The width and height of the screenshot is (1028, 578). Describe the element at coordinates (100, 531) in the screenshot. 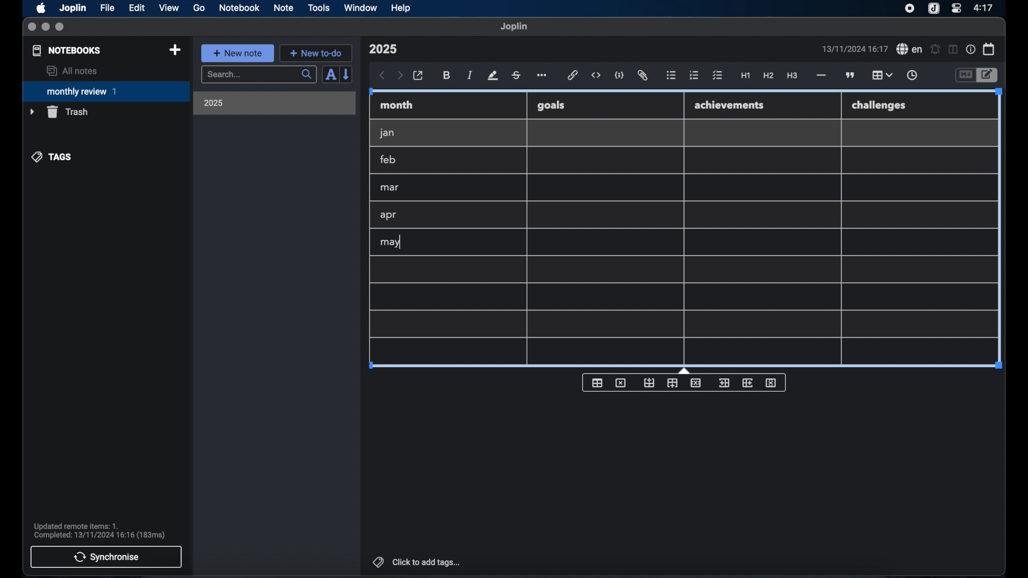

I see `sync notification` at that location.